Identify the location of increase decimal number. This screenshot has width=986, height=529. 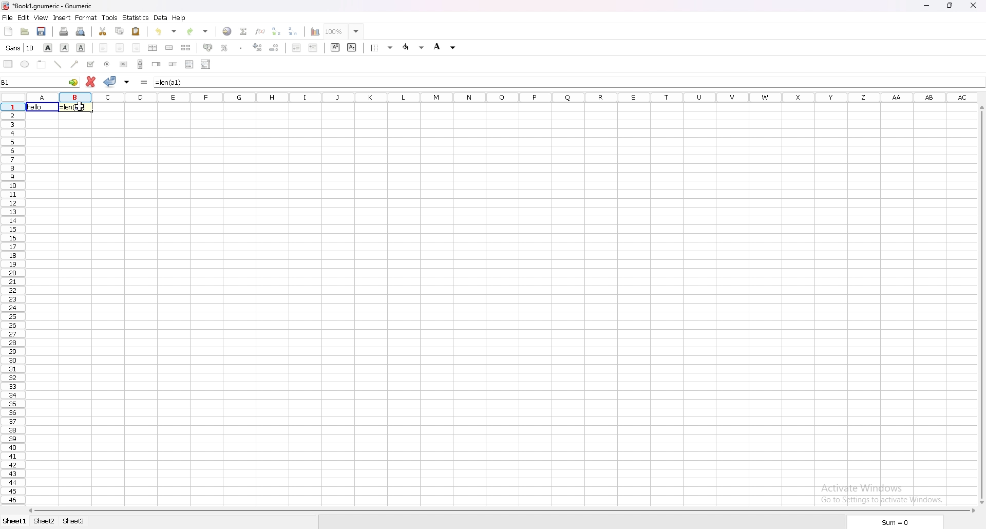
(258, 47).